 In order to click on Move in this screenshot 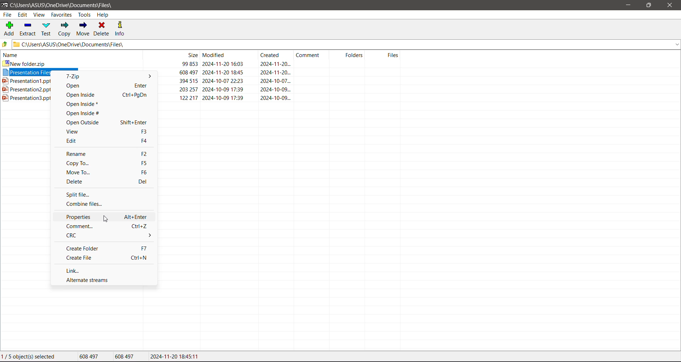, I will do `click(82, 29)`.